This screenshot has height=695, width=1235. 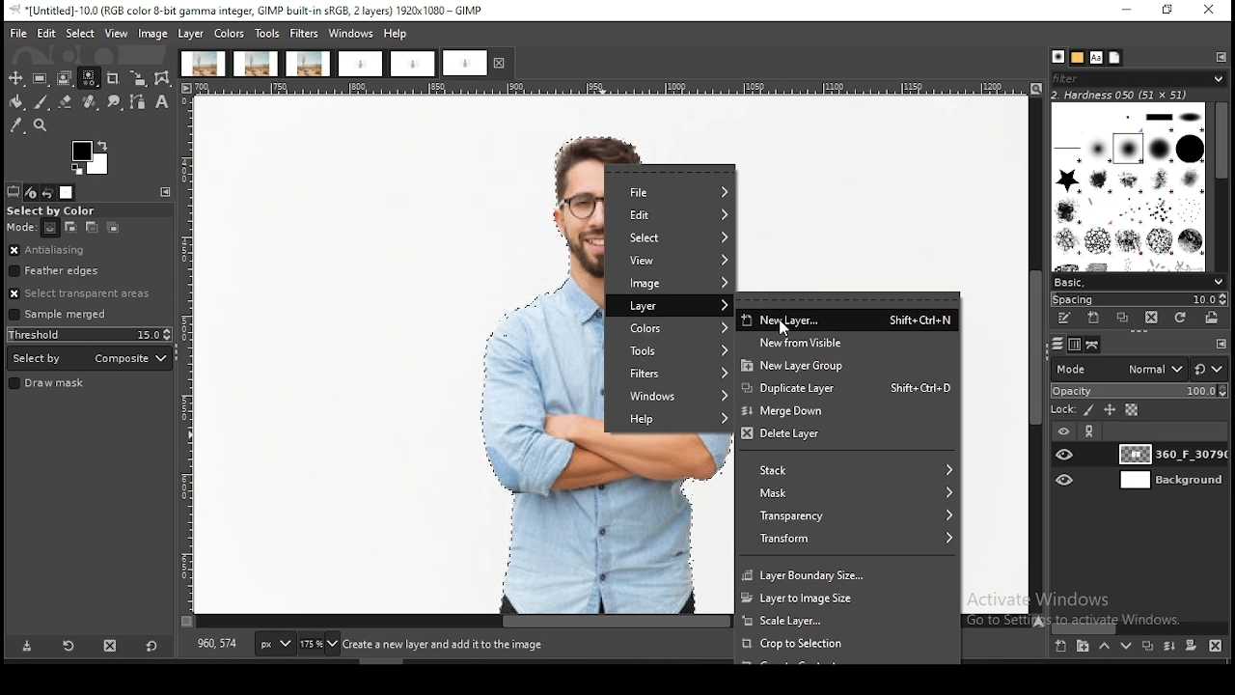 I want to click on select, so click(x=82, y=33).